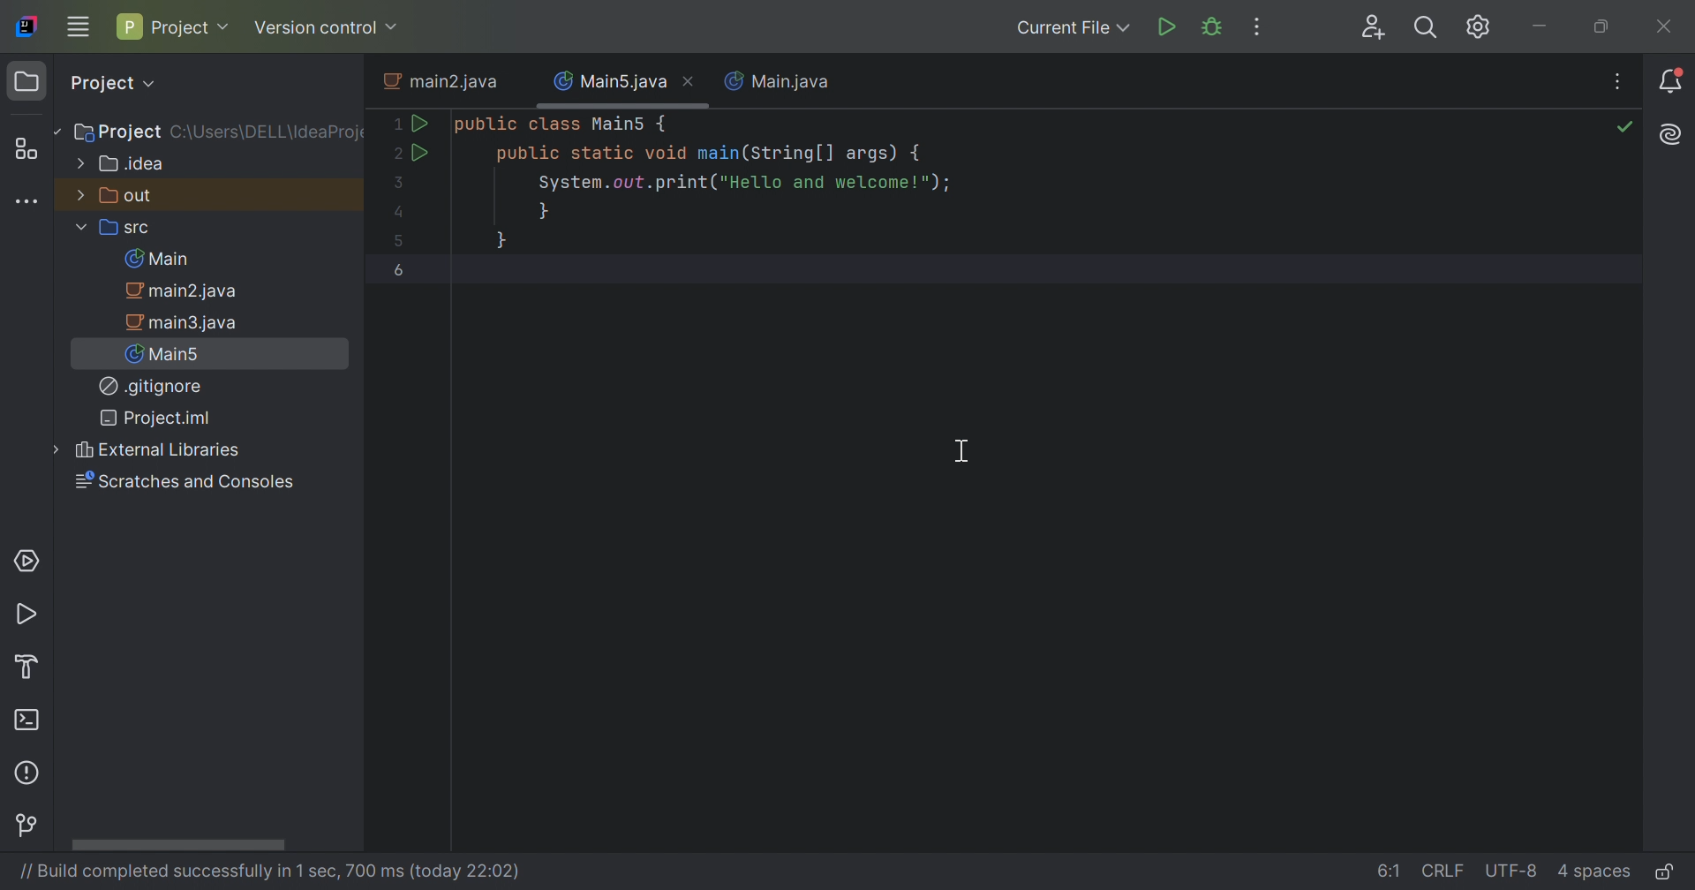 Image resolution: width=1695 pixels, height=890 pixels. I want to click on Run, so click(30, 616).